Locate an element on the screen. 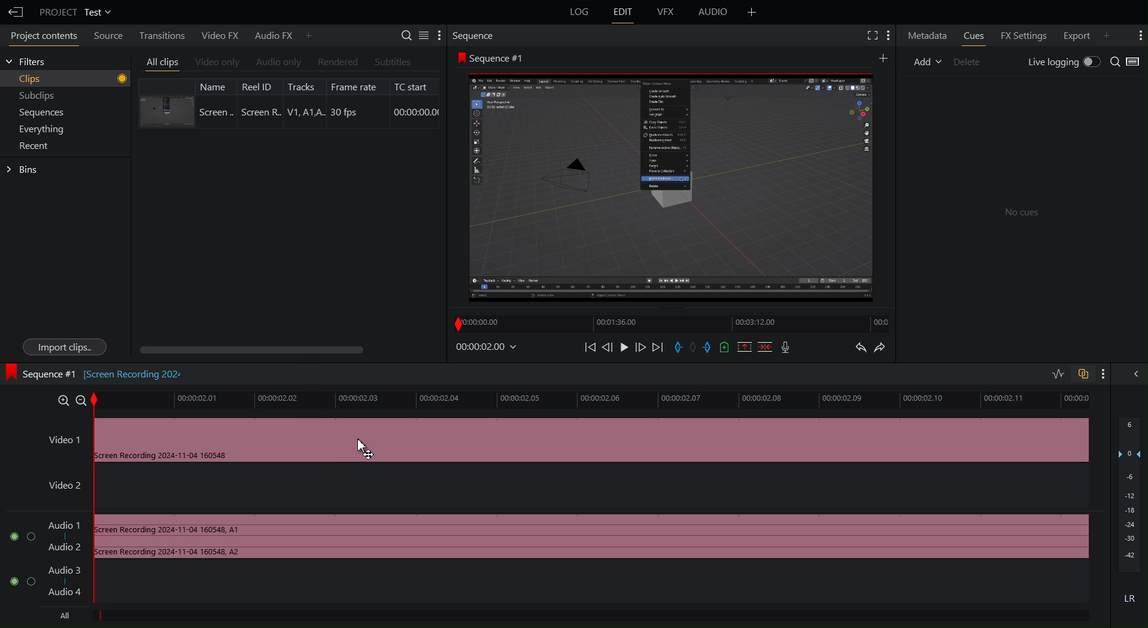 This screenshot has width=1148, height=628. Recent is located at coordinates (31, 145).